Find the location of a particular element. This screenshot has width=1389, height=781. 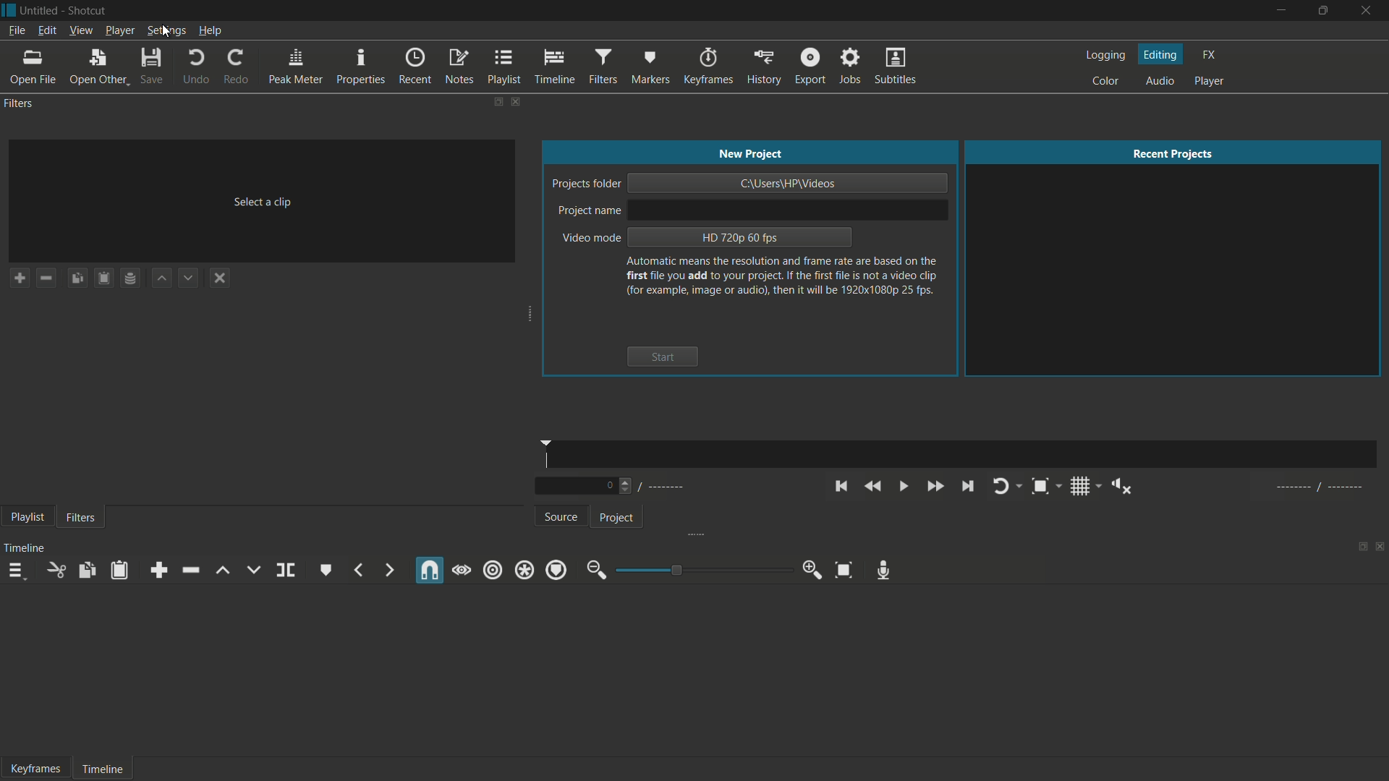

paste filters is located at coordinates (105, 278).